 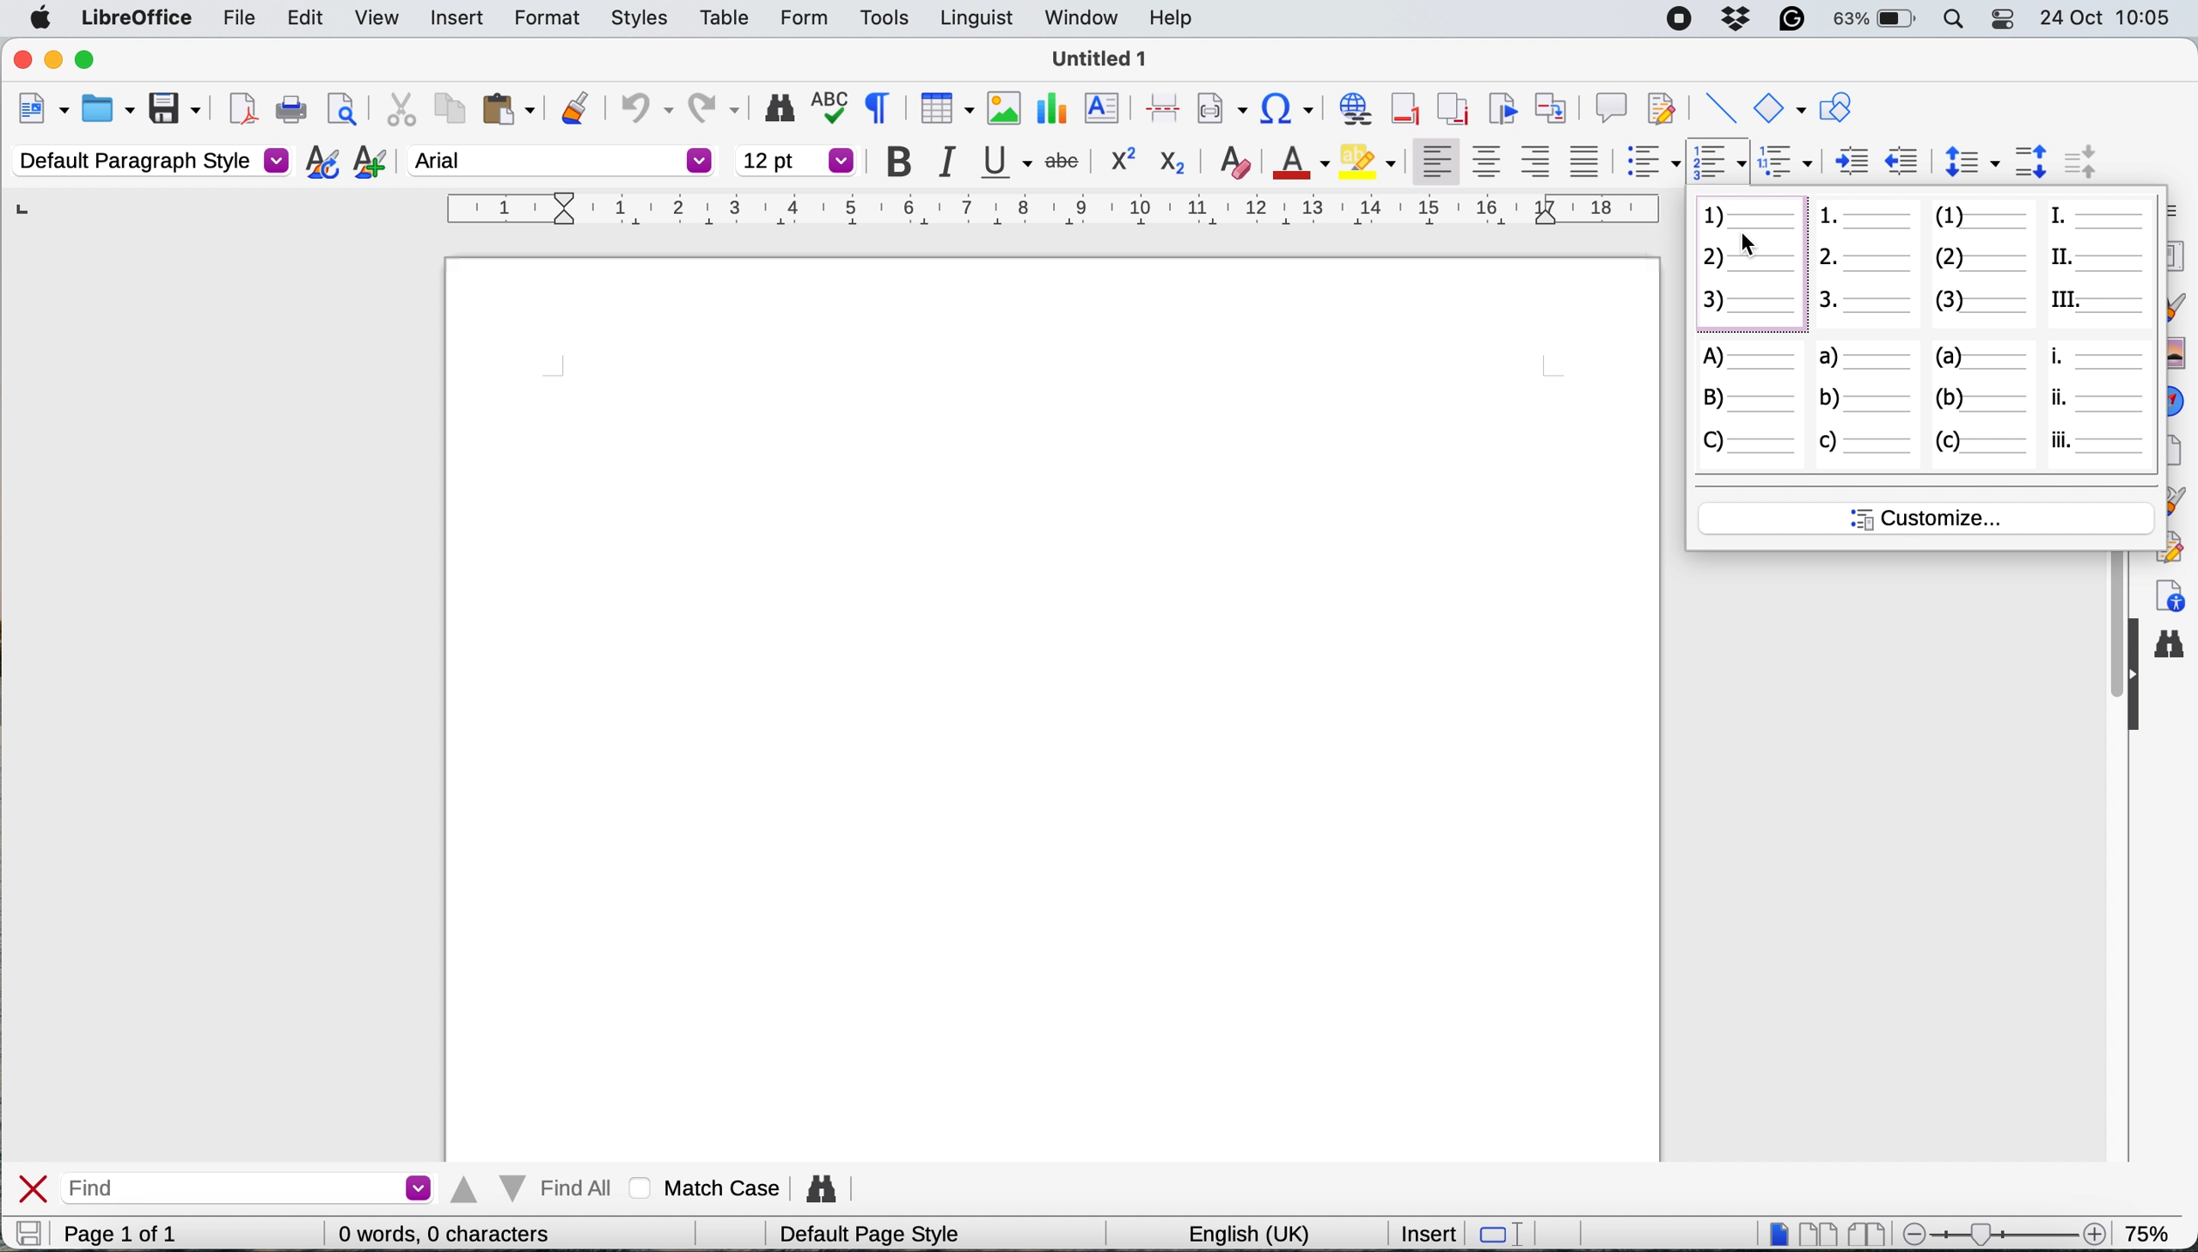 What do you see at coordinates (41, 18) in the screenshot?
I see `system logo` at bounding box center [41, 18].